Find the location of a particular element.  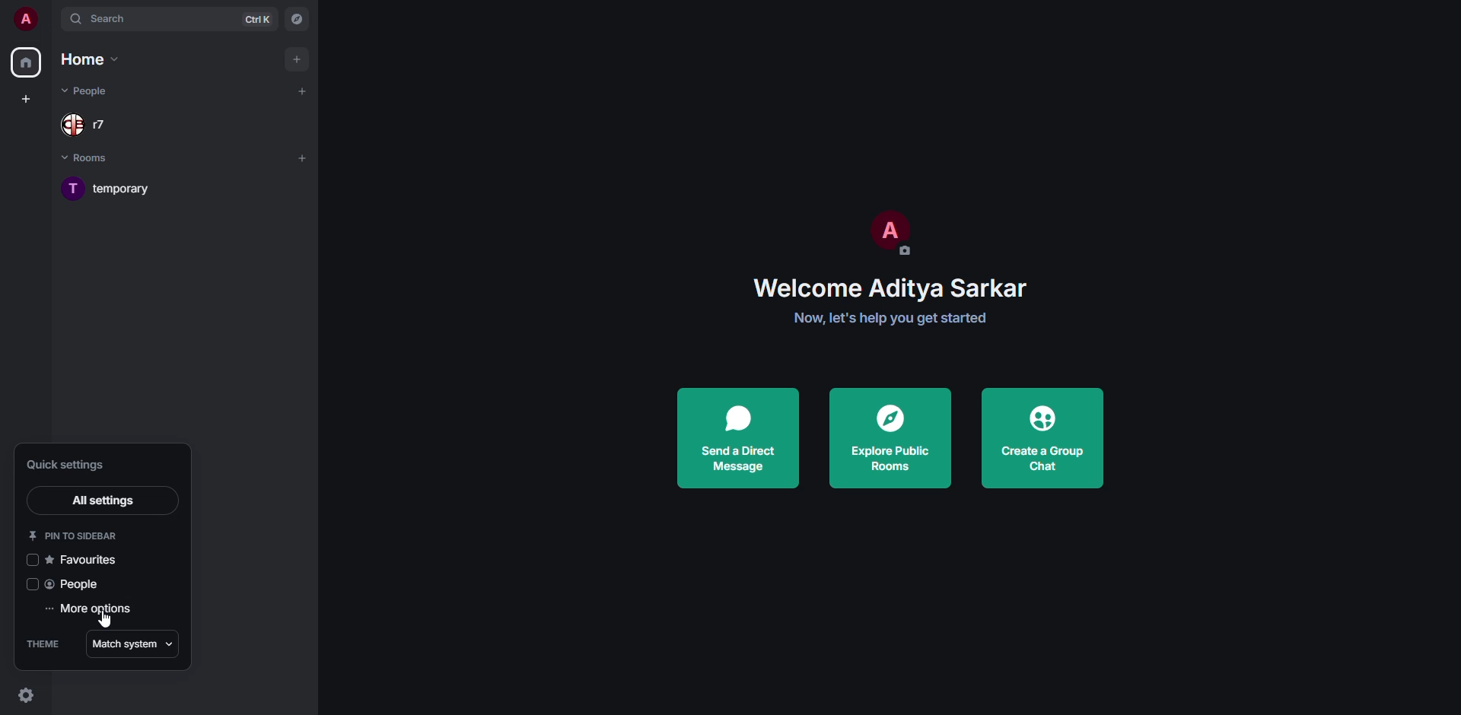

add is located at coordinates (303, 91).